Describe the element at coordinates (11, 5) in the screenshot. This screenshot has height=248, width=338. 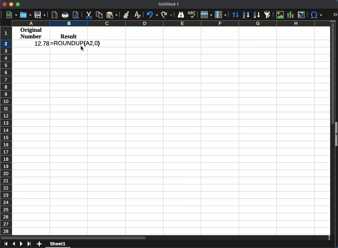
I see `Minimize` at that location.